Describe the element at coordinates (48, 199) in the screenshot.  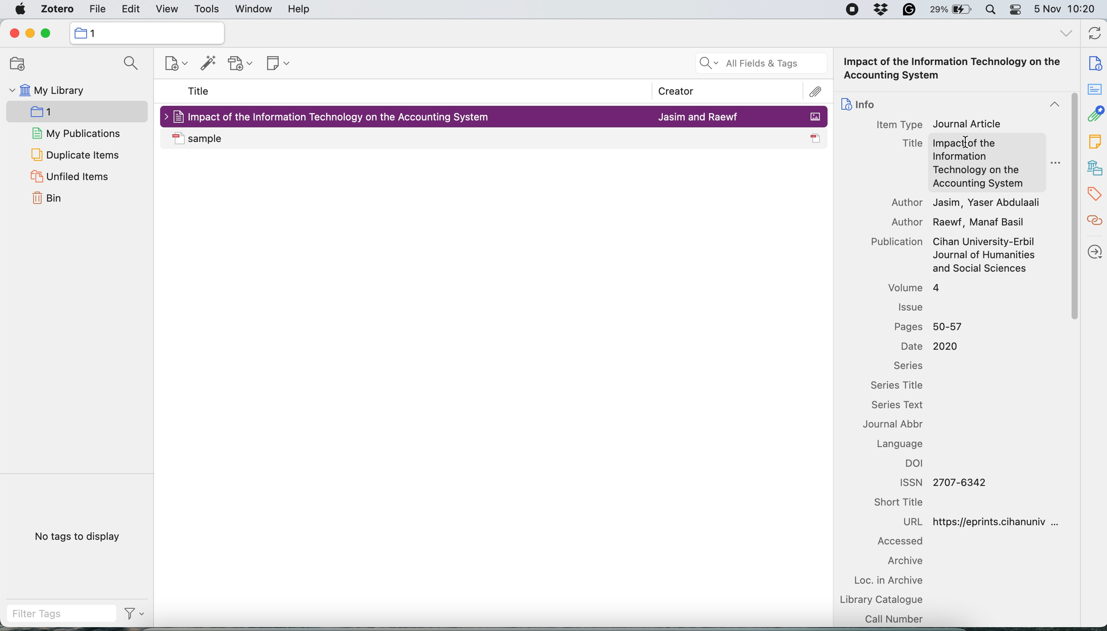
I see `bin` at that location.